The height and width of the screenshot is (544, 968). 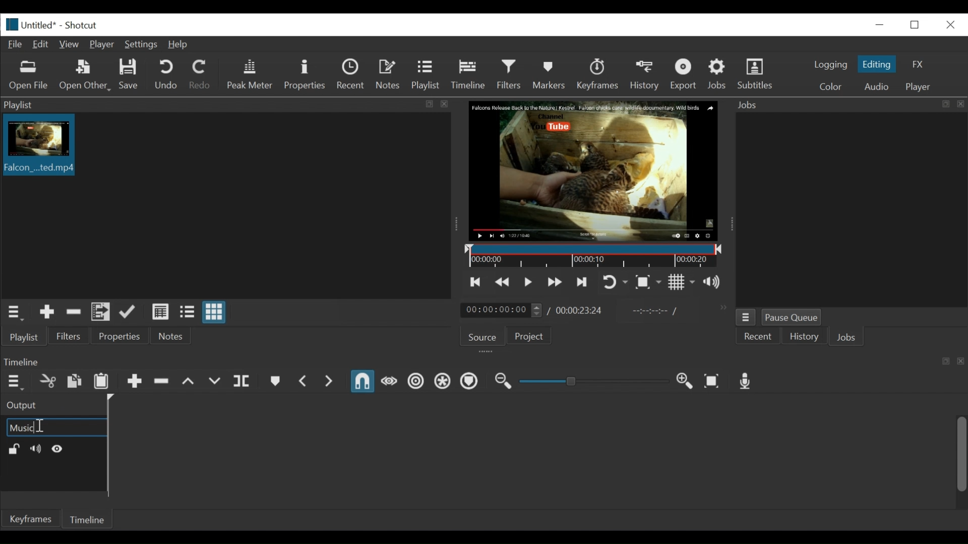 What do you see at coordinates (141, 44) in the screenshot?
I see `Settings` at bounding box center [141, 44].